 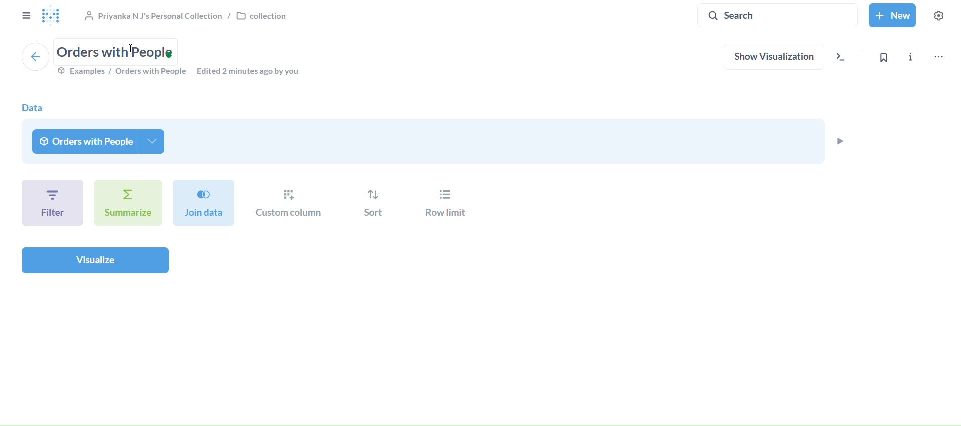 What do you see at coordinates (839, 141) in the screenshot?
I see `preview` at bounding box center [839, 141].